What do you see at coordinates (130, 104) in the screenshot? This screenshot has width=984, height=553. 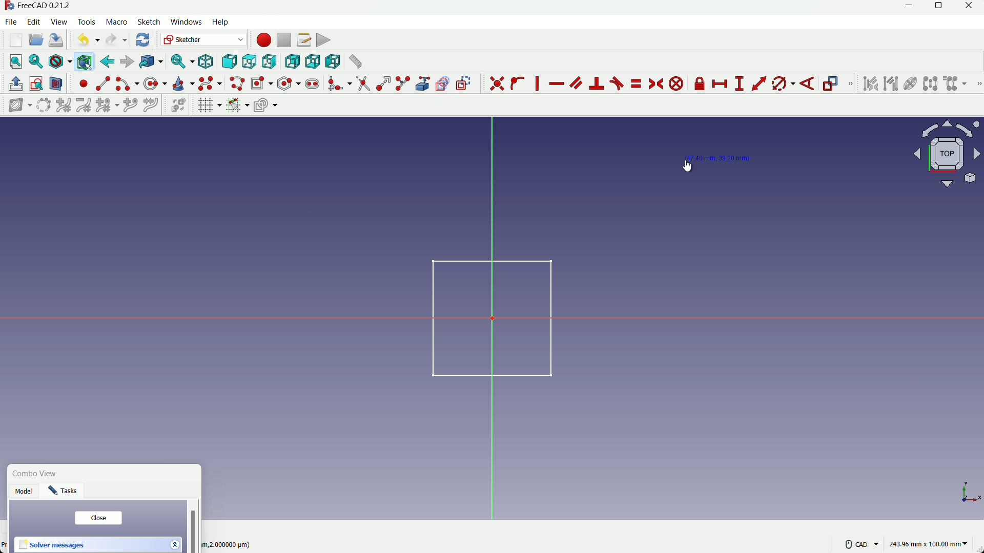 I see `insert knot` at bounding box center [130, 104].